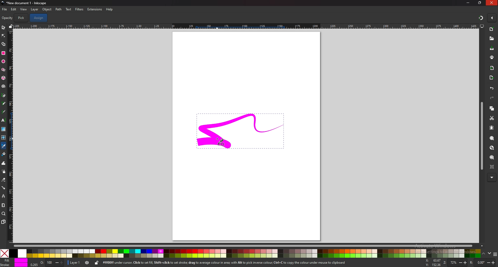  I want to click on zoom center page, so click(492, 158).